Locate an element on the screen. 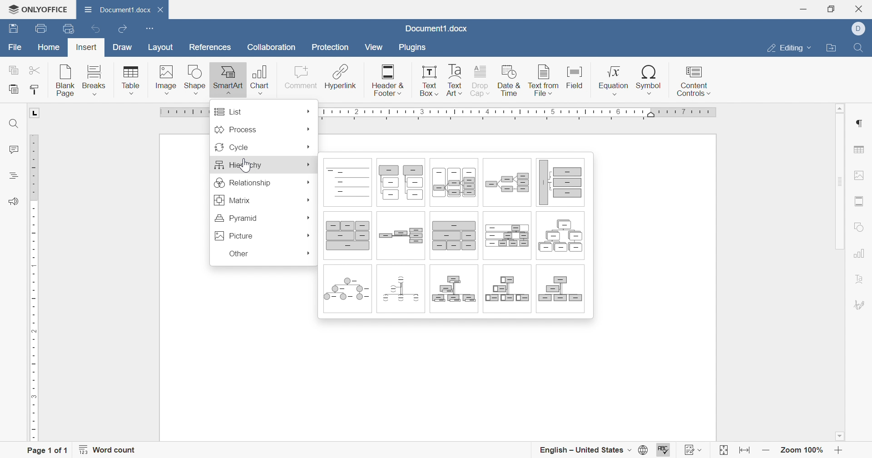  Collaboration is located at coordinates (270, 47).